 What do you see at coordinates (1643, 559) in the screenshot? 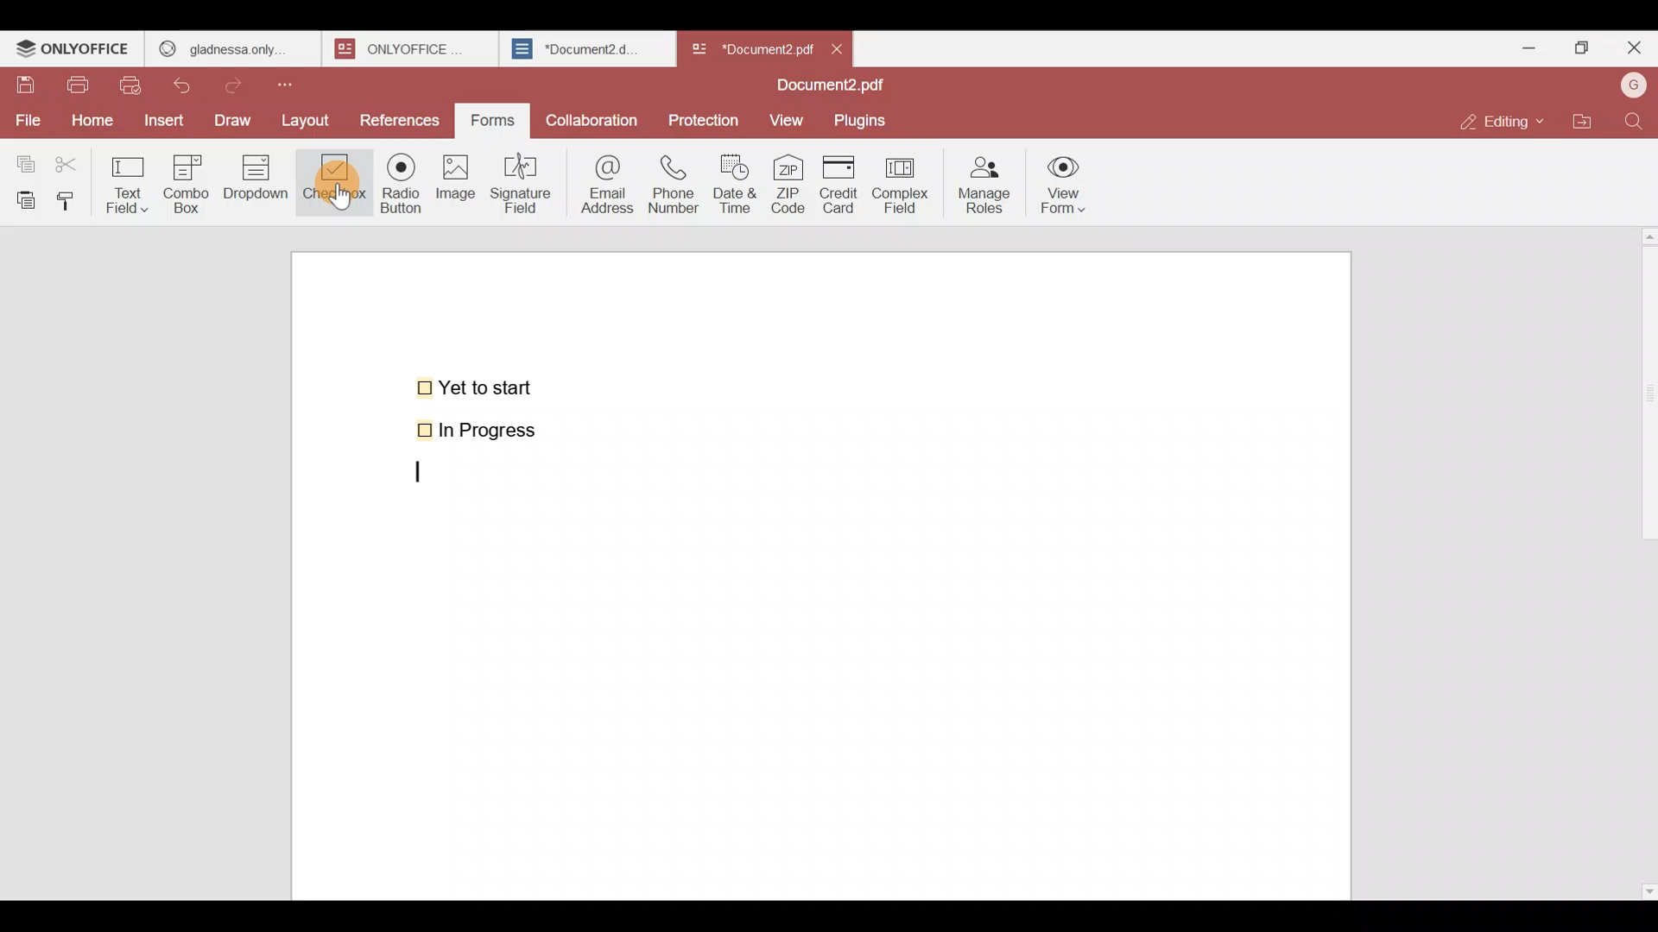
I see `Scroll bar` at bounding box center [1643, 559].